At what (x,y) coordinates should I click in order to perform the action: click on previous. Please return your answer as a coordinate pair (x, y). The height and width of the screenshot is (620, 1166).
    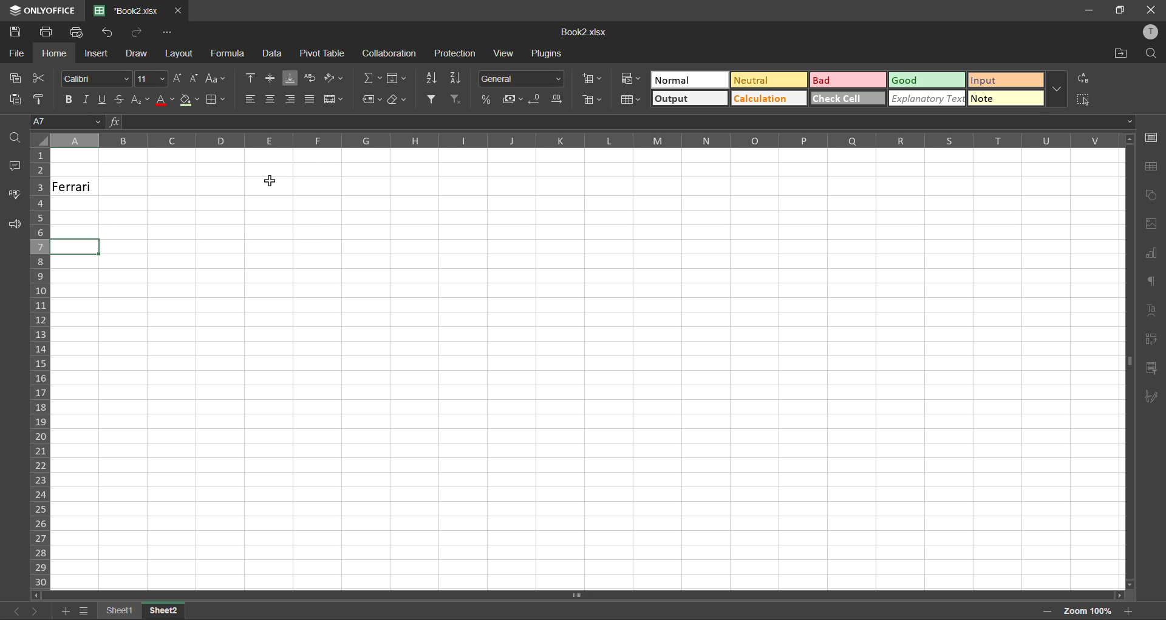
    Looking at the image, I should click on (13, 612).